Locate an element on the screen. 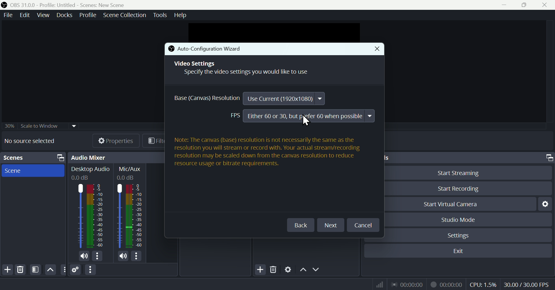 The width and height of the screenshot is (555, 290). Studio Mode is located at coordinates (468, 219).